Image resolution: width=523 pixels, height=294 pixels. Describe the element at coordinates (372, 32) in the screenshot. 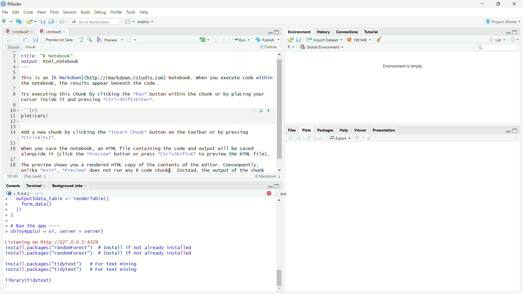

I see `Tutorial` at that location.